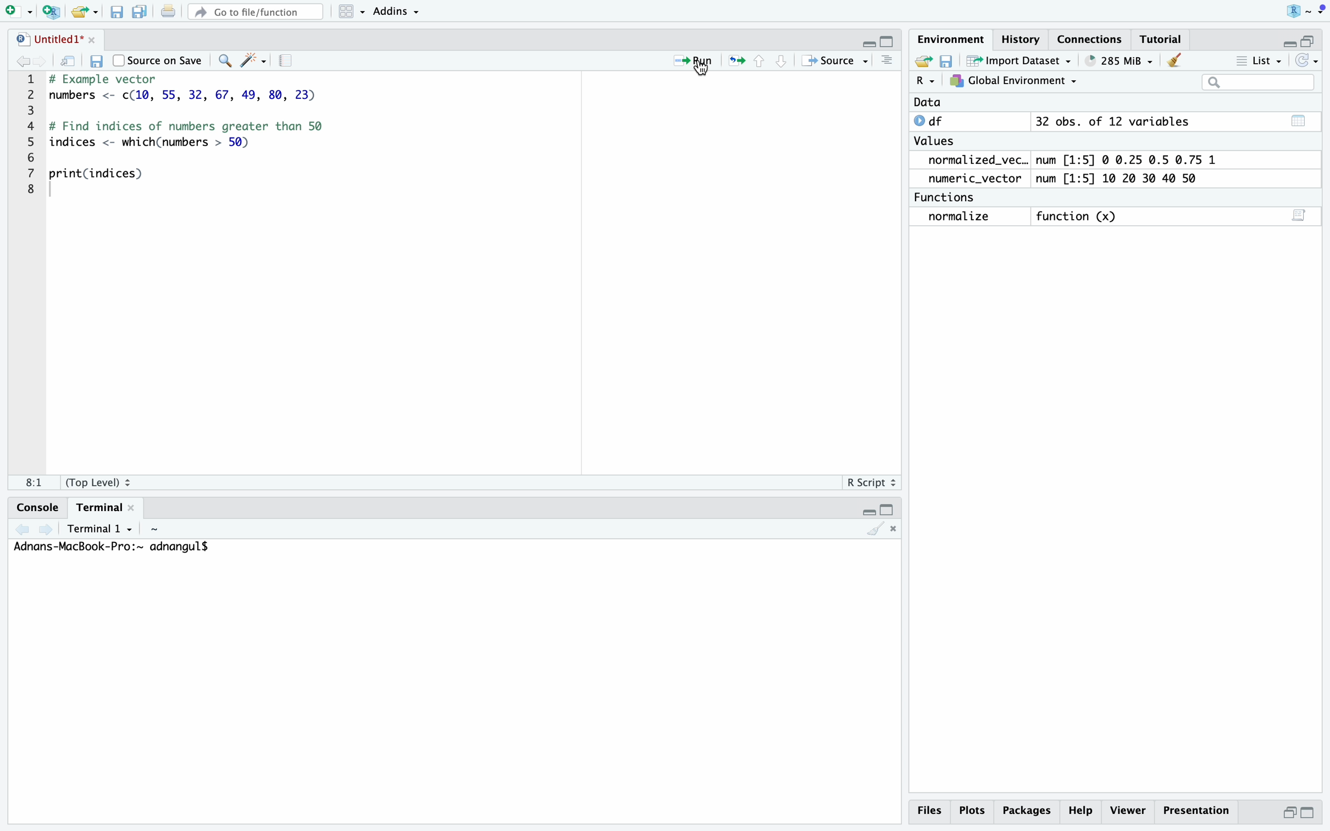 This screenshot has width=1330, height=831. What do you see at coordinates (866, 509) in the screenshot?
I see `MINIMISE` at bounding box center [866, 509].